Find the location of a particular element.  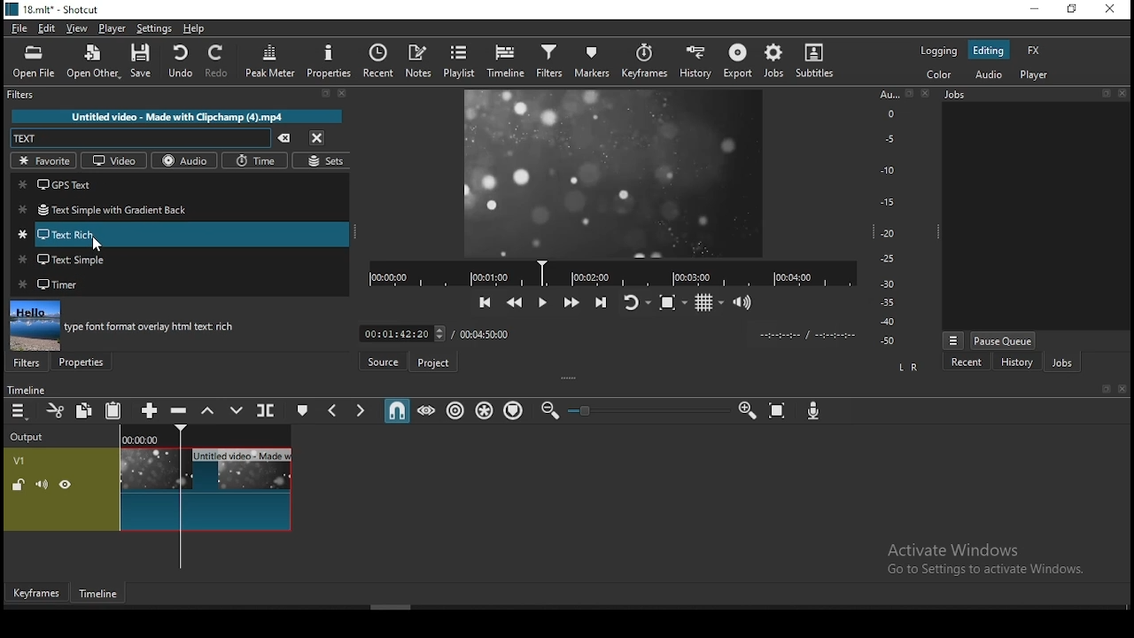

properties is located at coordinates (327, 61).